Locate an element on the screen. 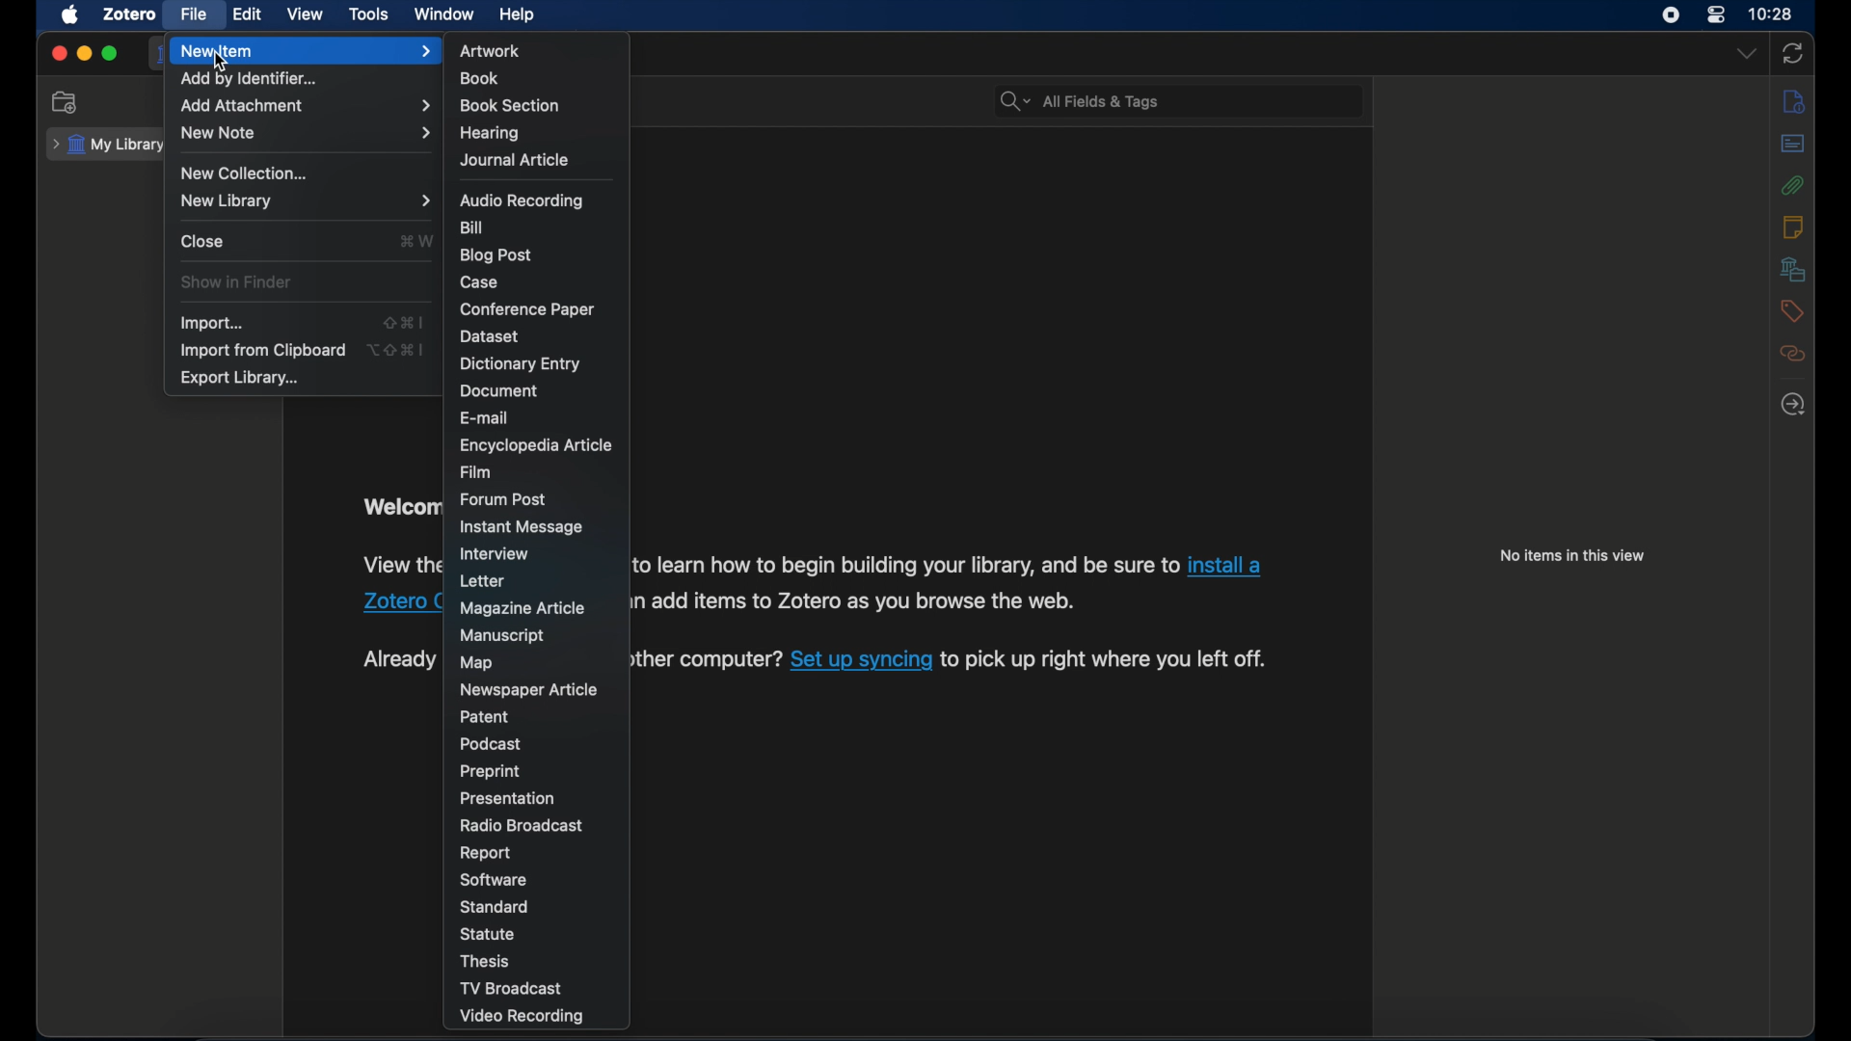 This screenshot has width=1851, height=1041. interview is located at coordinates (496, 554).